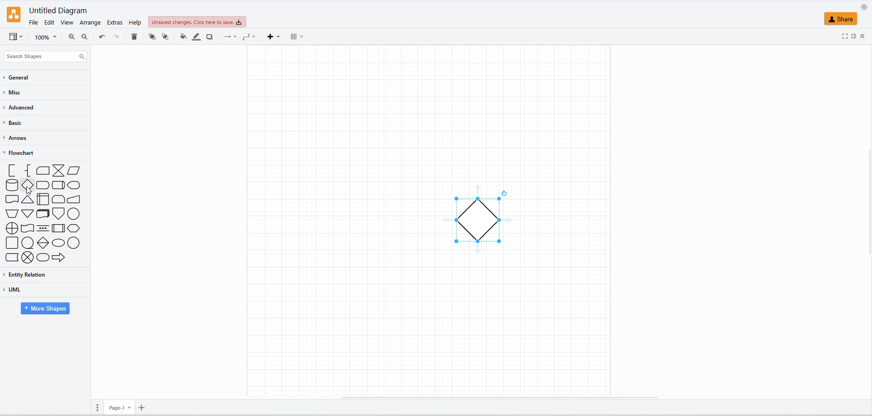 This screenshot has width=872, height=416. What do you see at coordinates (84, 36) in the screenshot?
I see `ZOOM OUT` at bounding box center [84, 36].